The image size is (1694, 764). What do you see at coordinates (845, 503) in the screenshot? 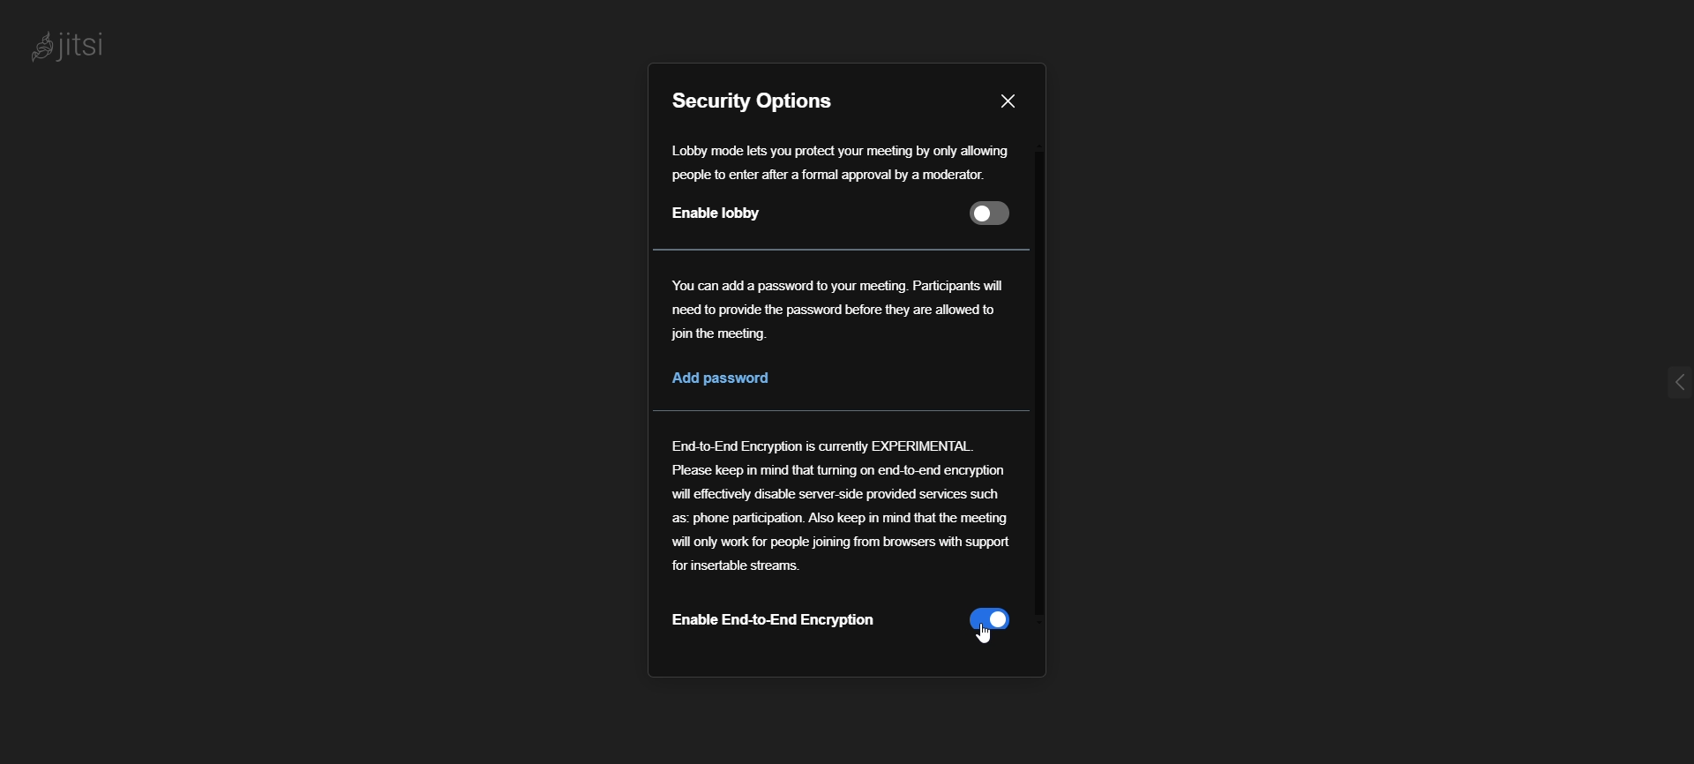
I see `End-to-End Encryption is currently EXPERIMENTAL.
Please keep in mind that tuning on end-to-end encryption
wil effectively disable server-side provided services such
as: phone participation. Also keep in mind that the meeting
will only work for people joining from browsers with support
for insertable streams.` at bounding box center [845, 503].